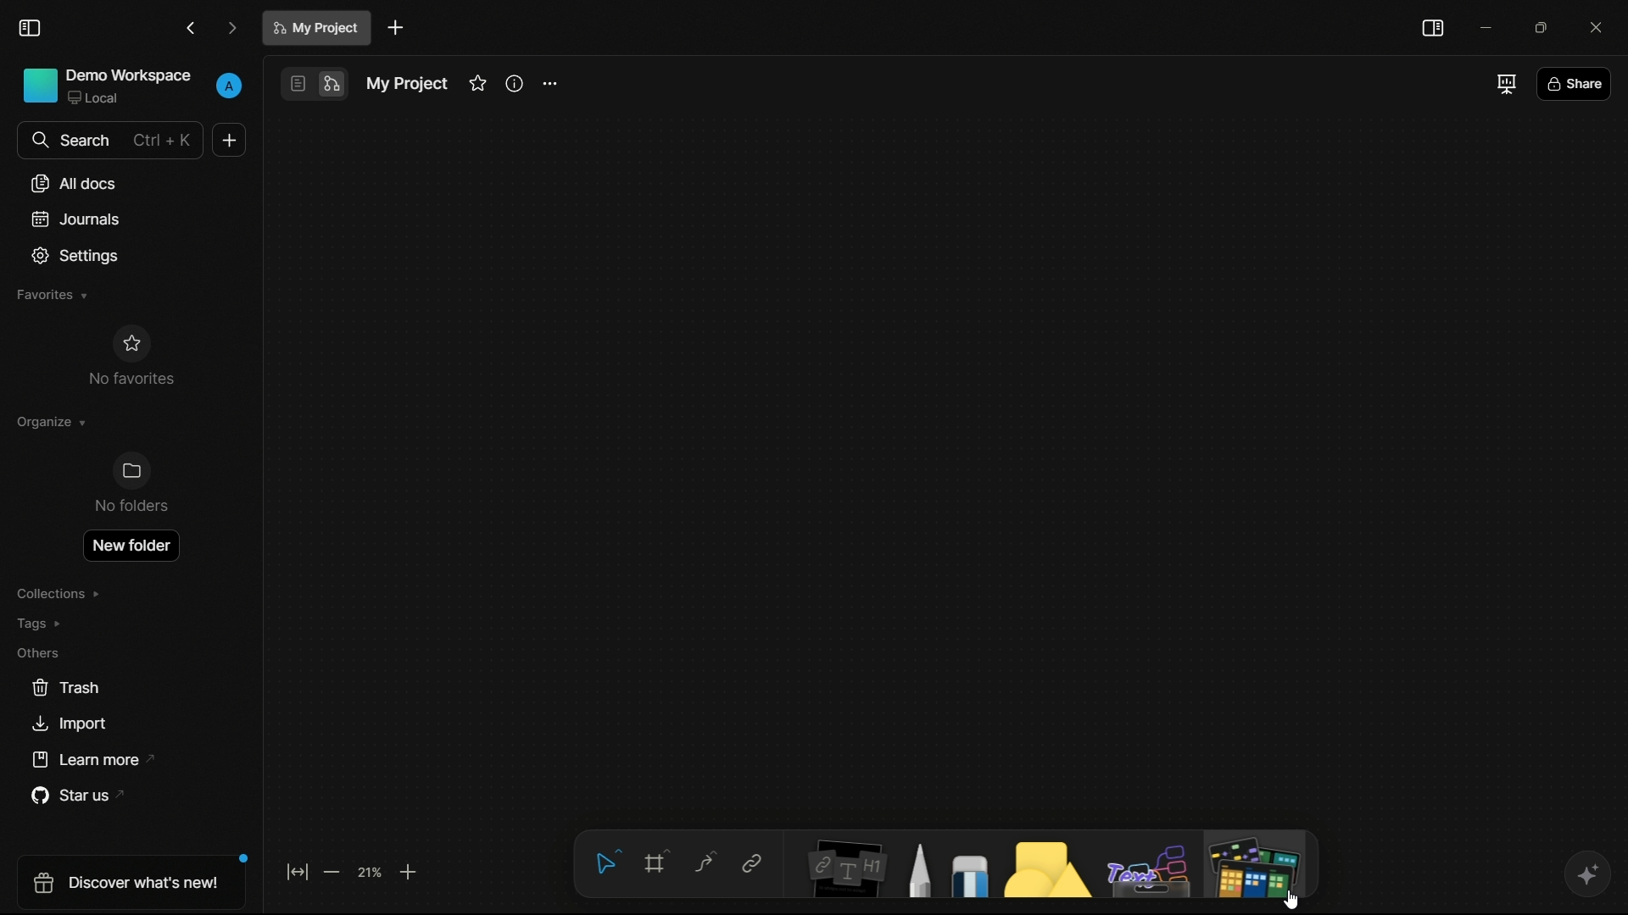 This screenshot has width=1628, height=915. I want to click on cursor, so click(1294, 907).